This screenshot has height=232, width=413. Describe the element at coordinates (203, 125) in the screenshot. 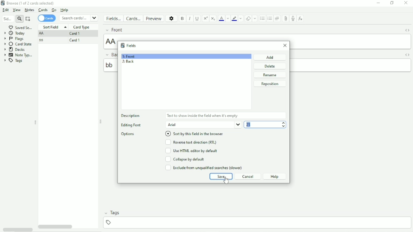

I see `Font style` at that location.